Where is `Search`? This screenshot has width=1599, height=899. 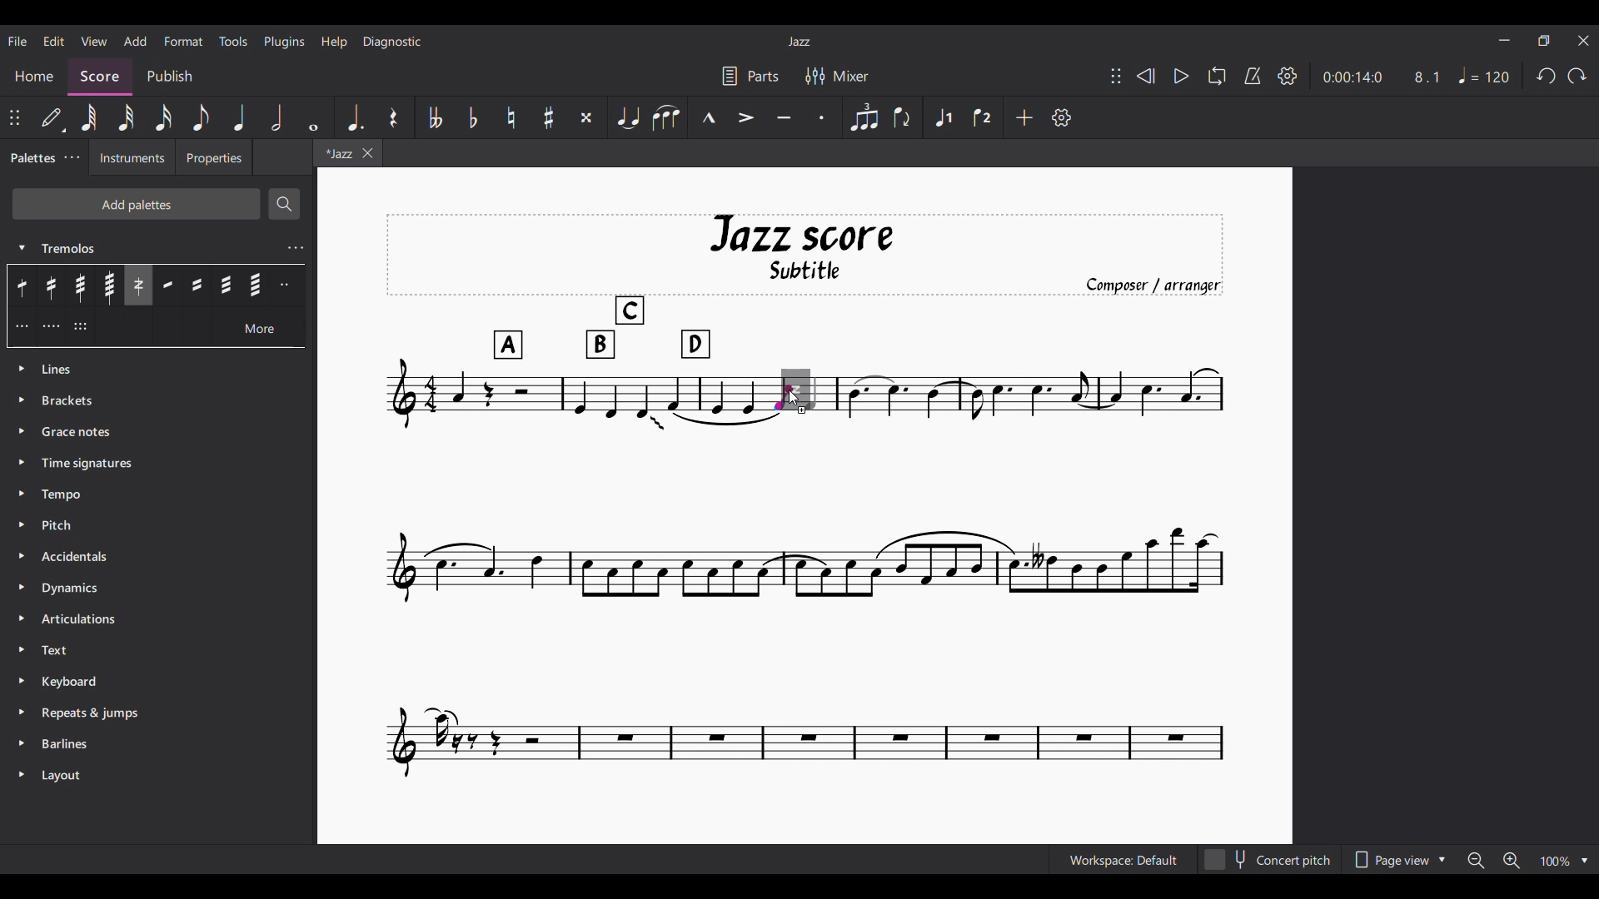 Search is located at coordinates (284, 204).